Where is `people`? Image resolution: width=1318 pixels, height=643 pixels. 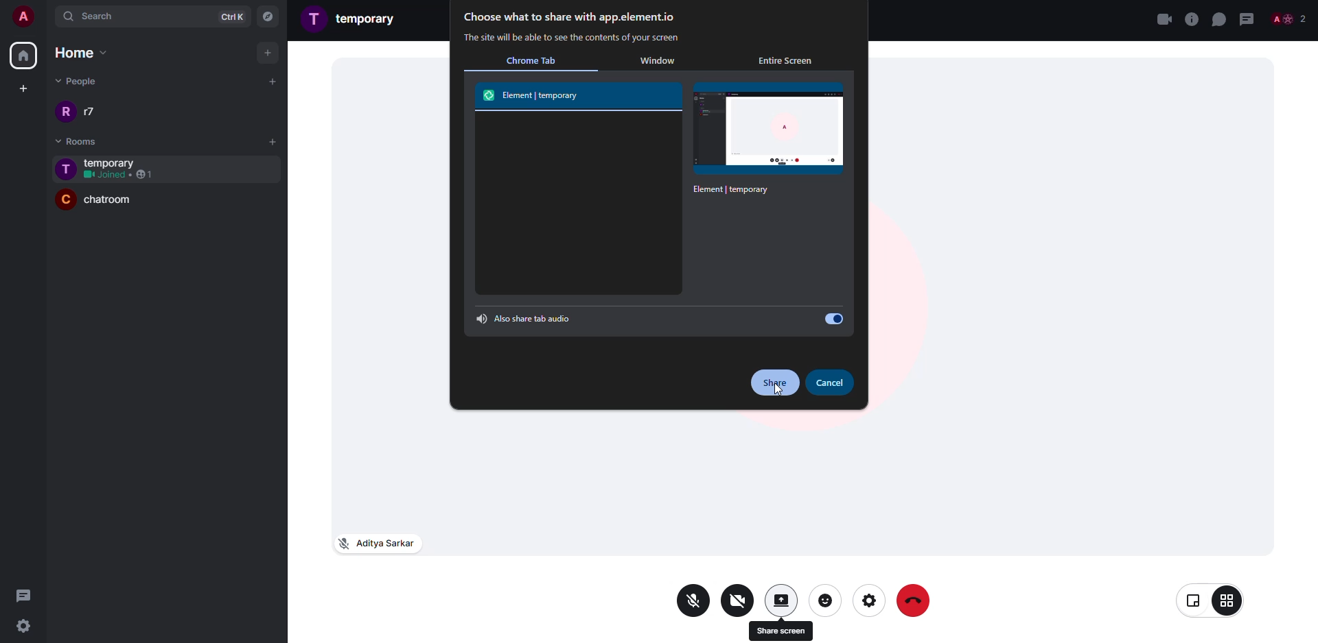 people is located at coordinates (93, 112).